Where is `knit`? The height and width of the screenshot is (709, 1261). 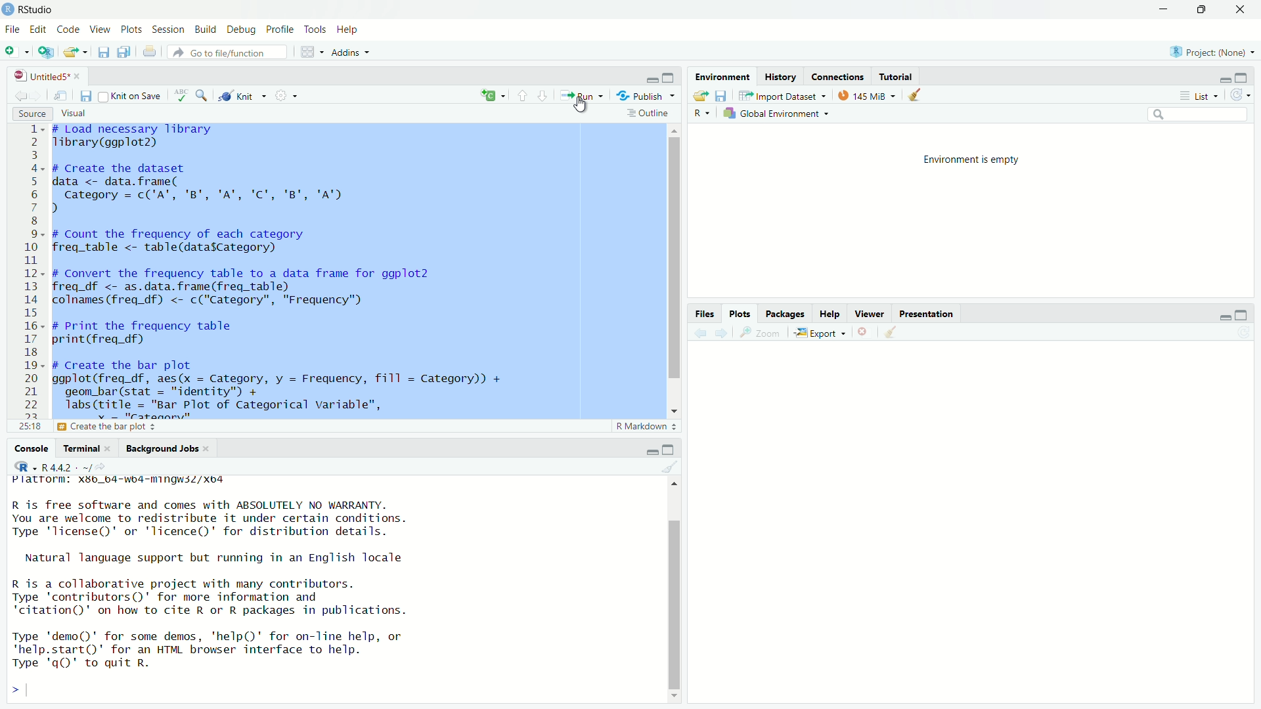 knit is located at coordinates (242, 96).